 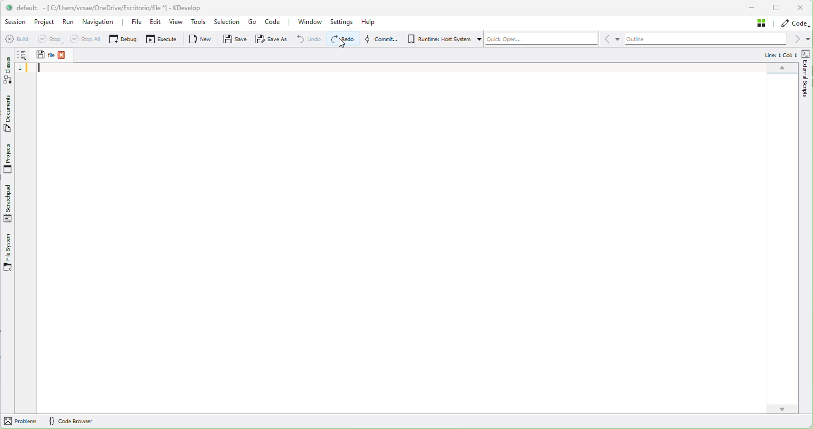 I want to click on Run, so click(x=66, y=22).